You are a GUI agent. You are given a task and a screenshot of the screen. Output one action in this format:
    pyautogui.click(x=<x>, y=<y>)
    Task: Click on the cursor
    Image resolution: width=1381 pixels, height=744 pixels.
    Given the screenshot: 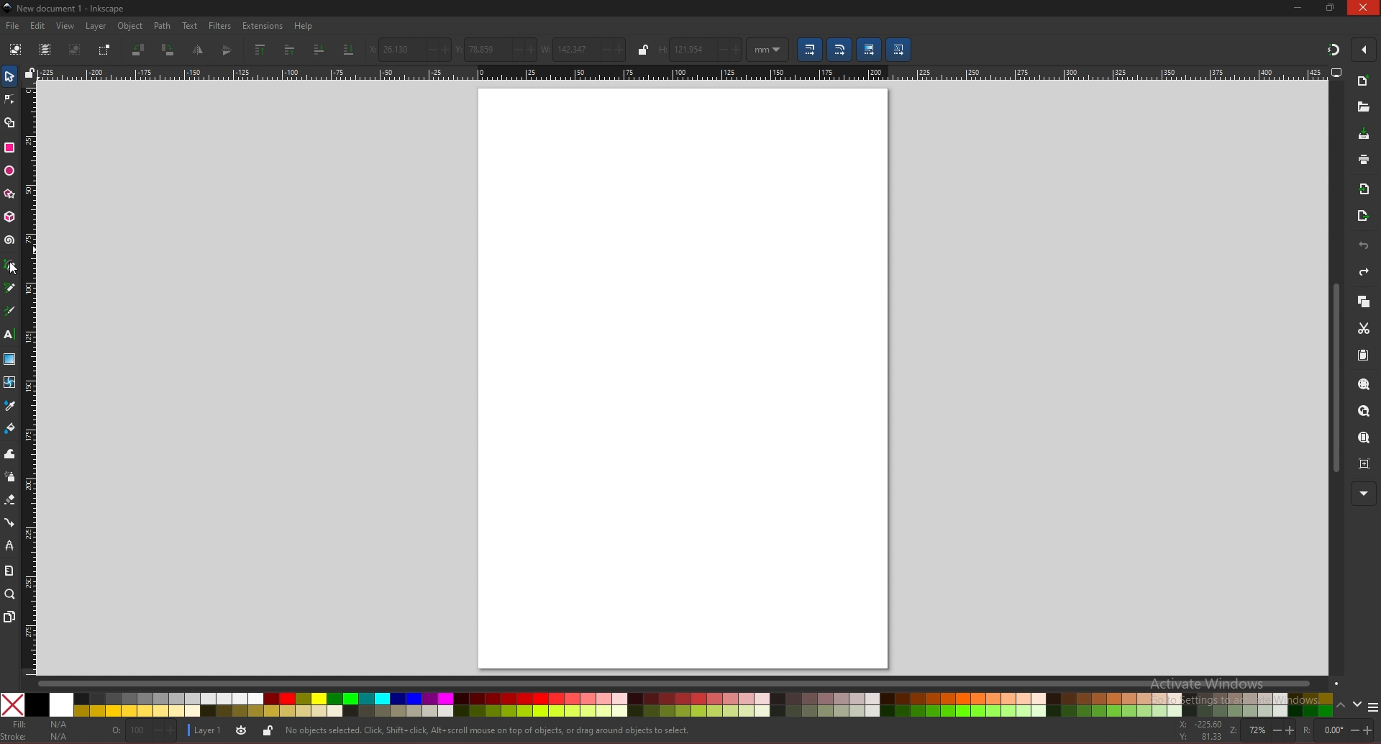 What is the action you would take?
    pyautogui.click(x=14, y=270)
    